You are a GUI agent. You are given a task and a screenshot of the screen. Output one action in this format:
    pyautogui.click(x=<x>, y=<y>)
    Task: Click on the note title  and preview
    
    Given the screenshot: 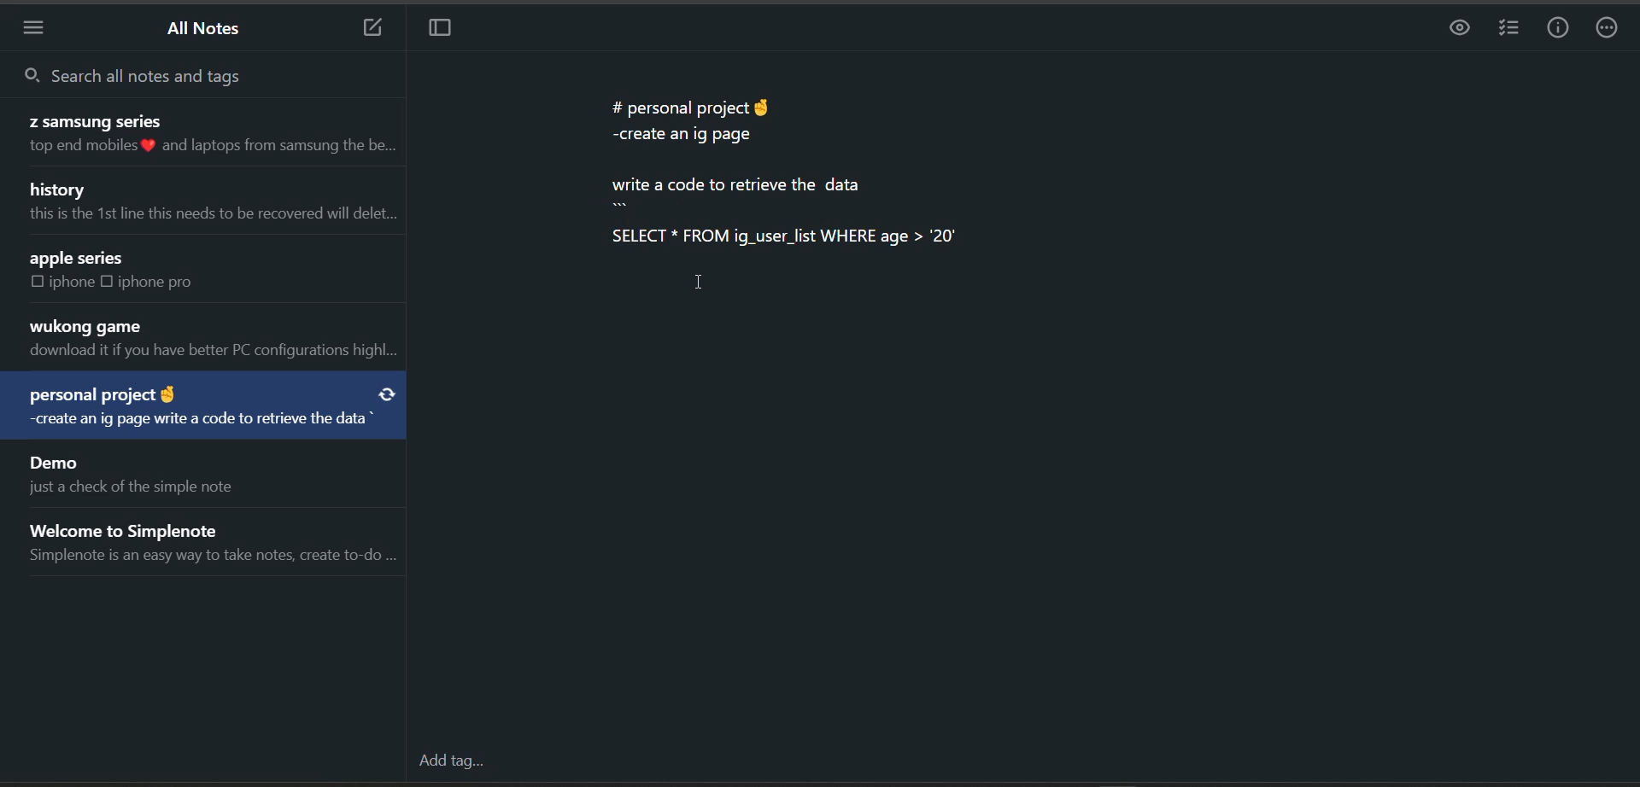 What is the action you would take?
    pyautogui.click(x=216, y=539)
    